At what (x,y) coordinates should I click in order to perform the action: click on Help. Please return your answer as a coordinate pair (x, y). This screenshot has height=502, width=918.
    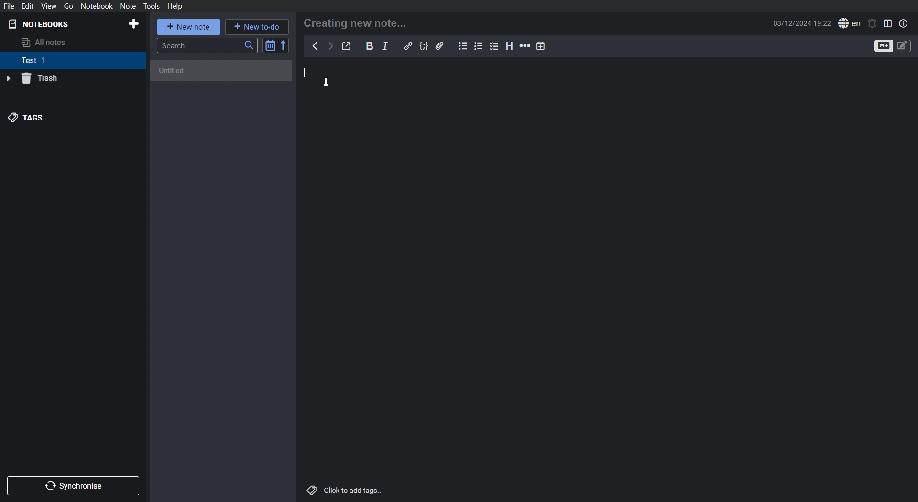
    Looking at the image, I should click on (176, 6).